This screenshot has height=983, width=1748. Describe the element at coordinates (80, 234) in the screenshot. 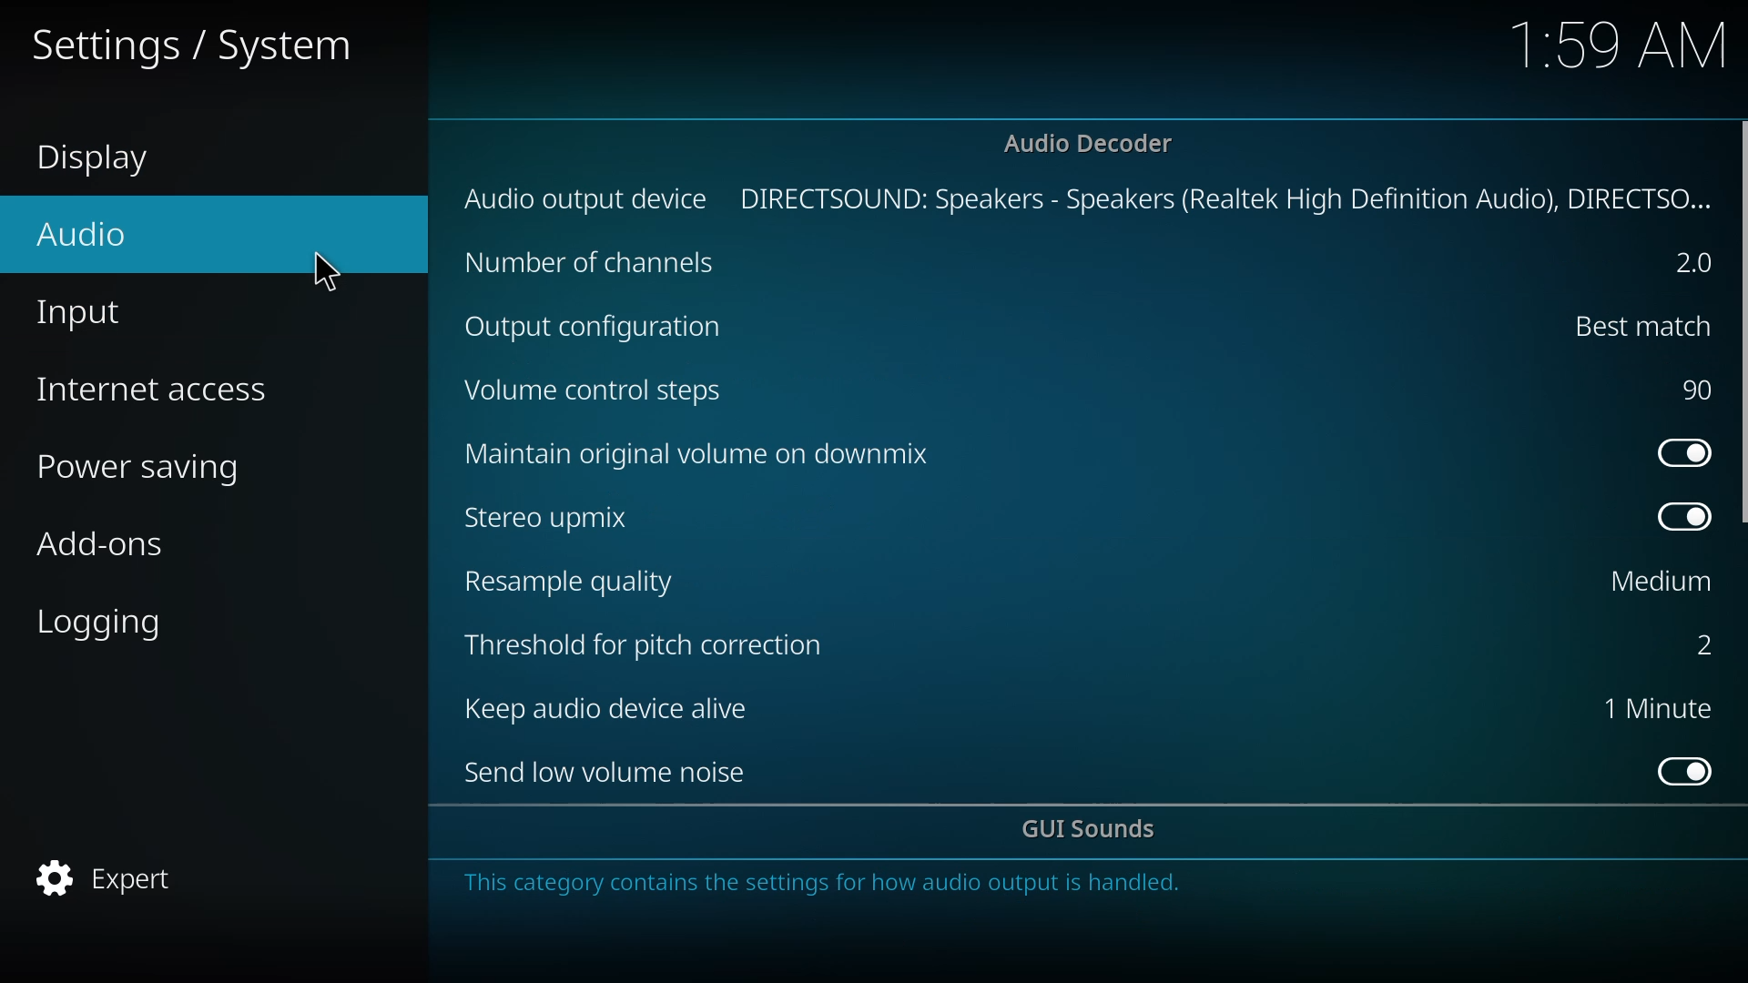

I see `audio` at that location.